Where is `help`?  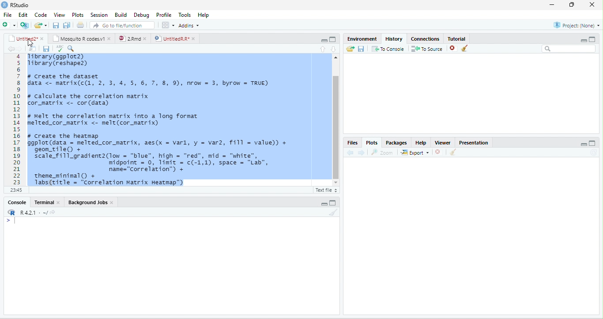 help is located at coordinates (207, 15).